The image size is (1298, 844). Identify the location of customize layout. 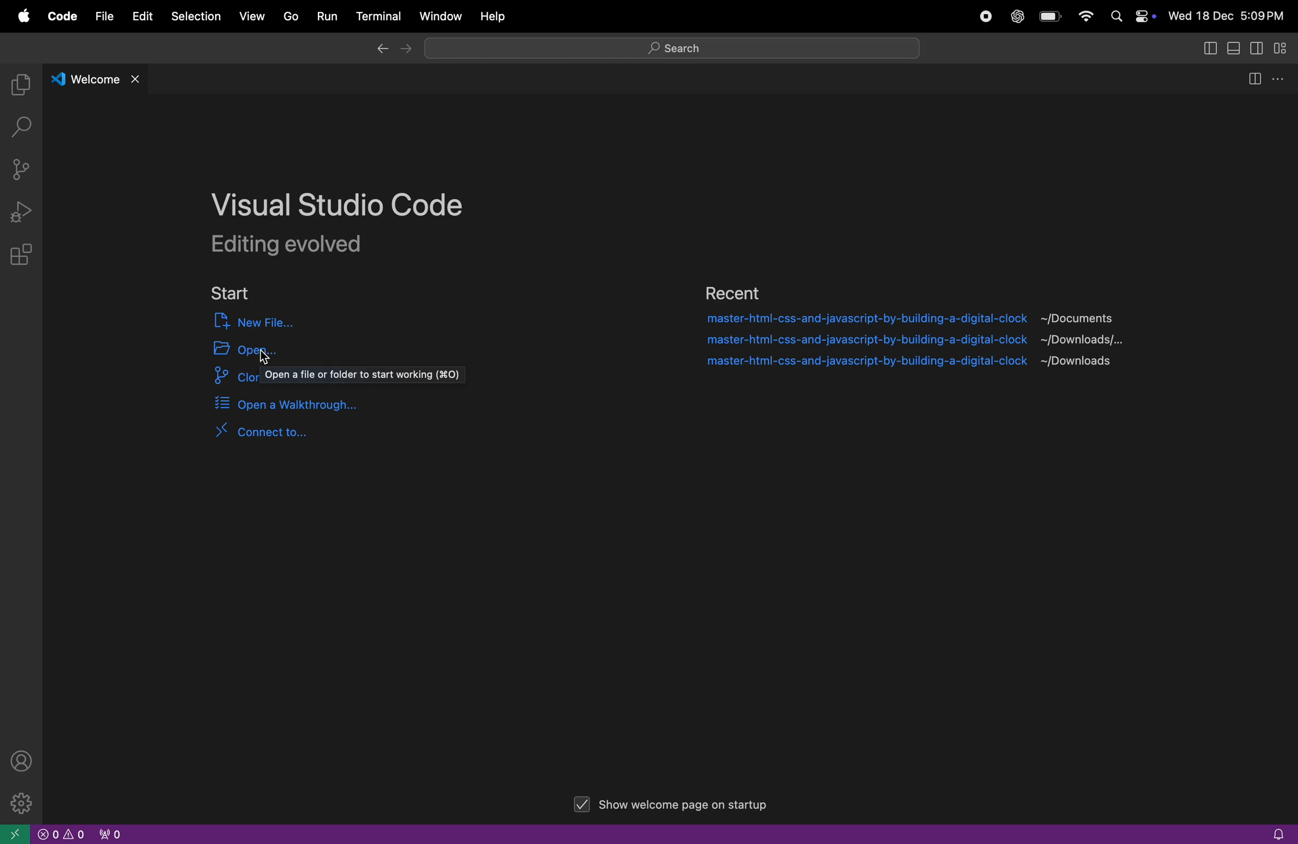
(1285, 49).